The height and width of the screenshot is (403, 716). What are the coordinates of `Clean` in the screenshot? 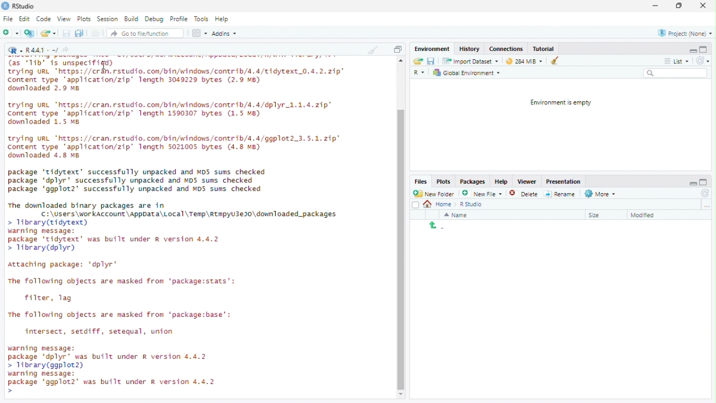 It's located at (552, 60).